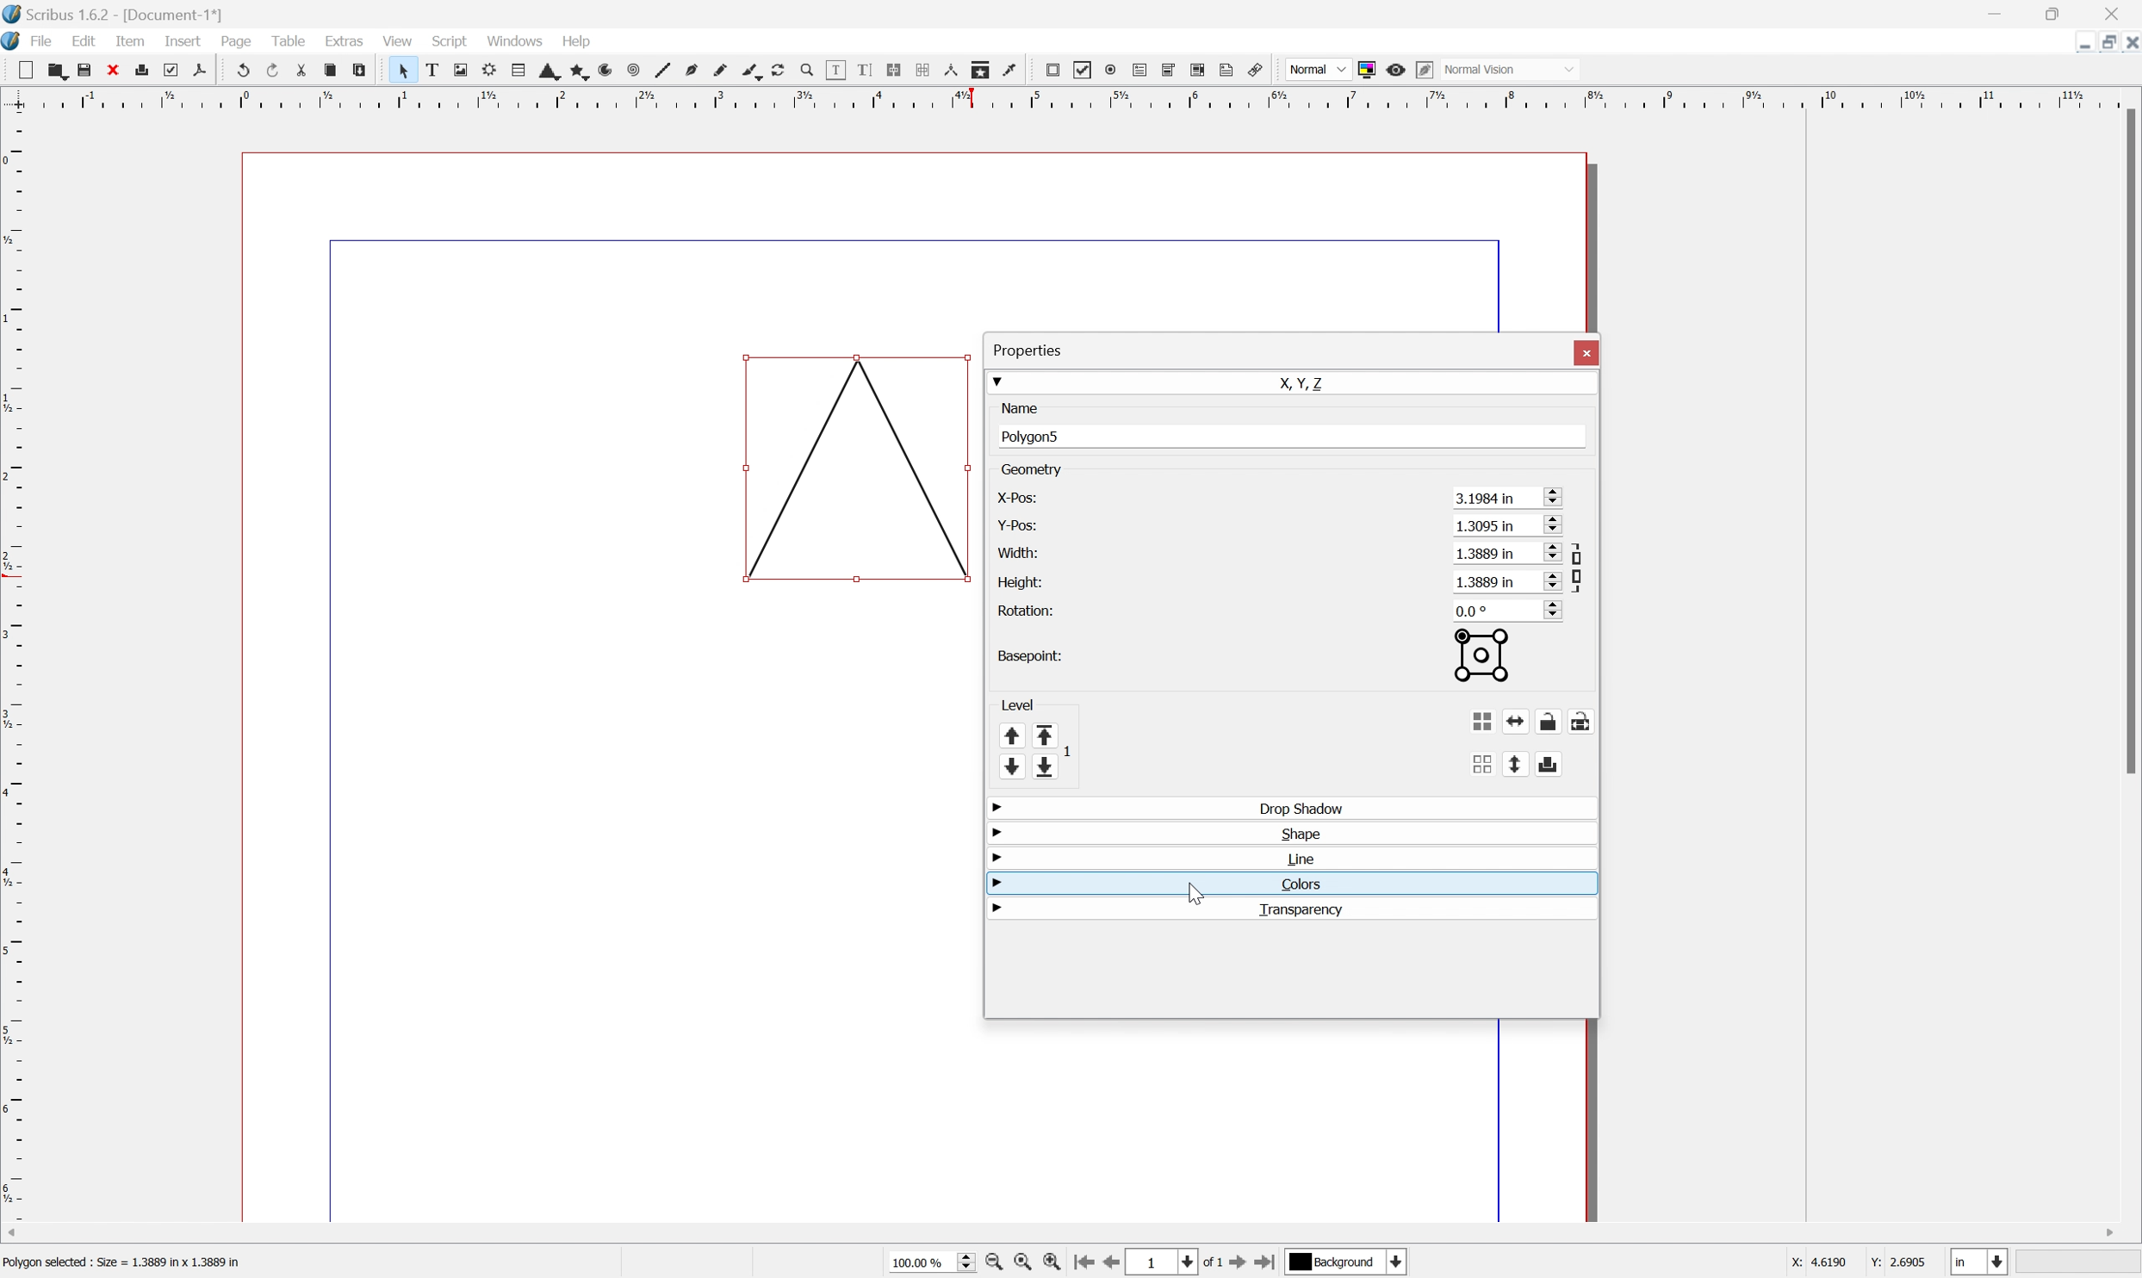  What do you see at coordinates (1335, 1262) in the screenshot?
I see `Background` at bounding box center [1335, 1262].